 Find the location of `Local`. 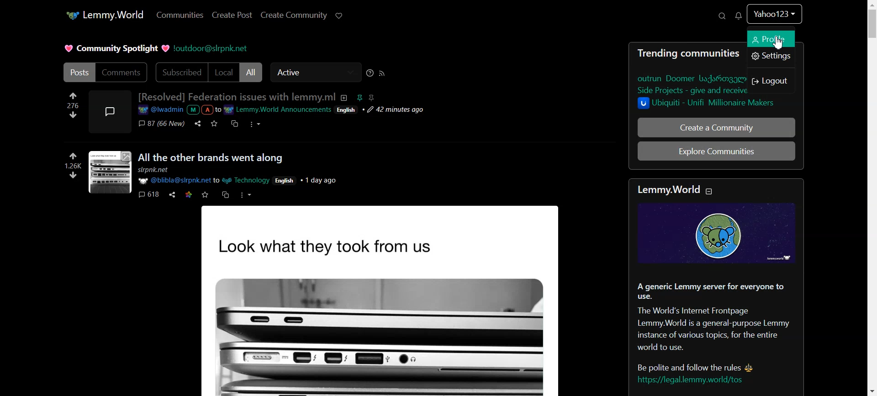

Local is located at coordinates (223, 72).